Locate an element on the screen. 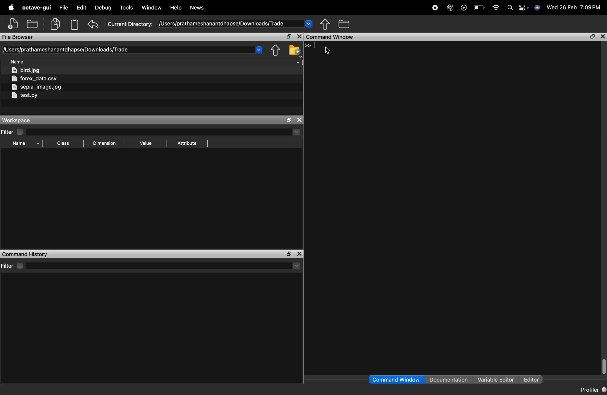  current directory is located at coordinates (210, 24).